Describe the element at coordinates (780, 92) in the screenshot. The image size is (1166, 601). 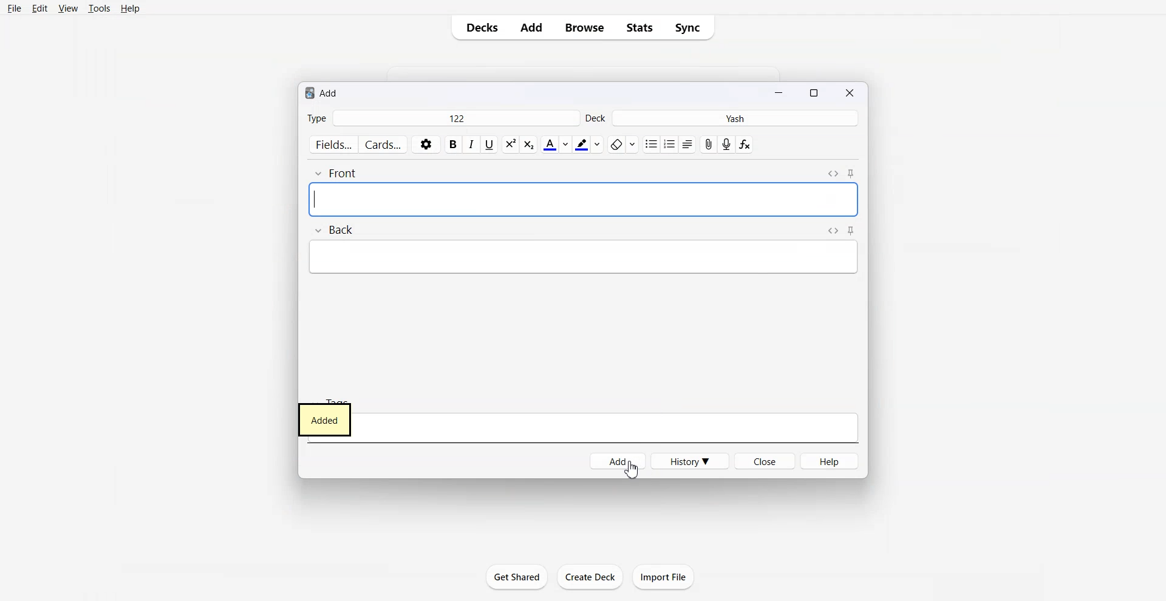
I see `Minimize` at that location.